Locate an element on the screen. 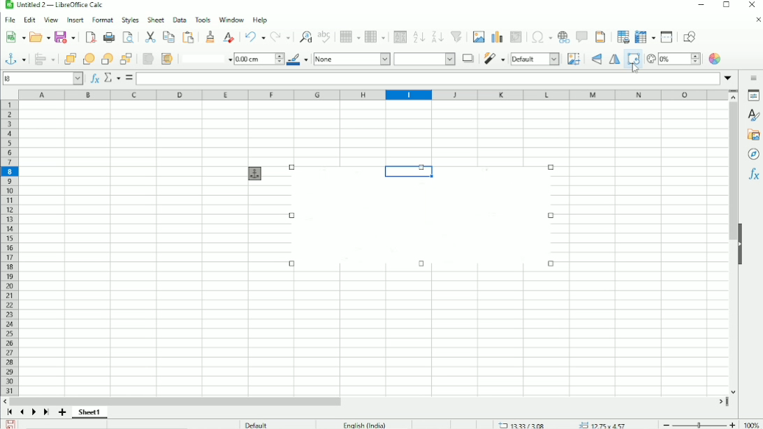 Image resolution: width=763 pixels, height=429 pixels. Show draw functions is located at coordinates (690, 36).